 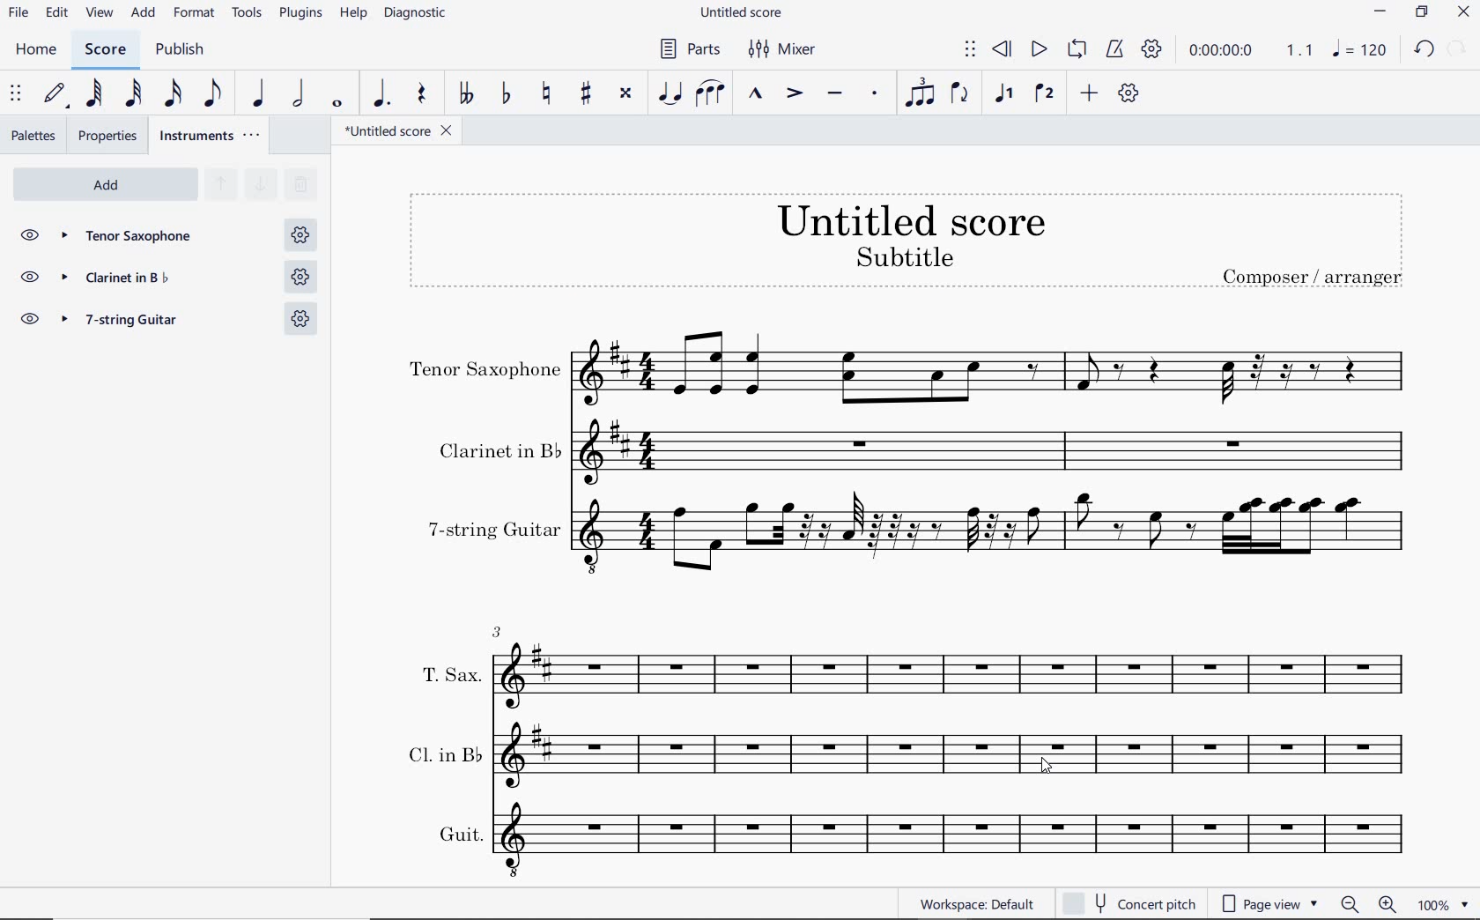 I want to click on PLAY SPEED, so click(x=1247, y=53).